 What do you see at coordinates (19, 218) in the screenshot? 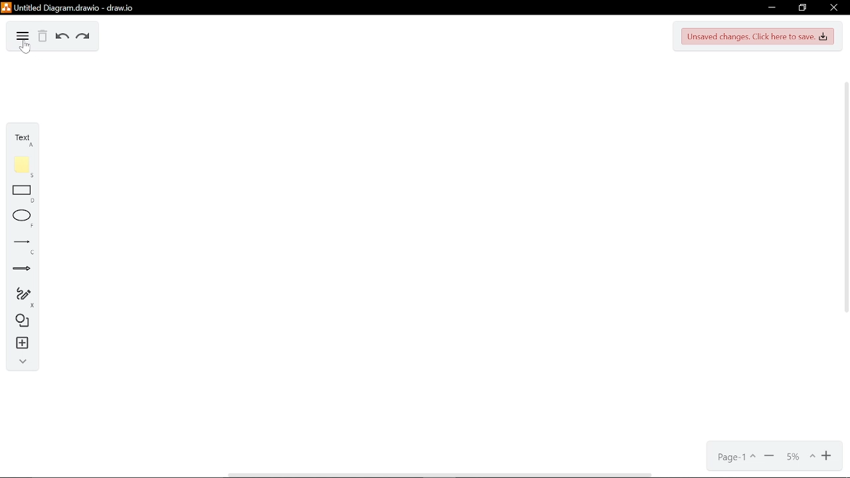
I see `Ellipse` at bounding box center [19, 218].